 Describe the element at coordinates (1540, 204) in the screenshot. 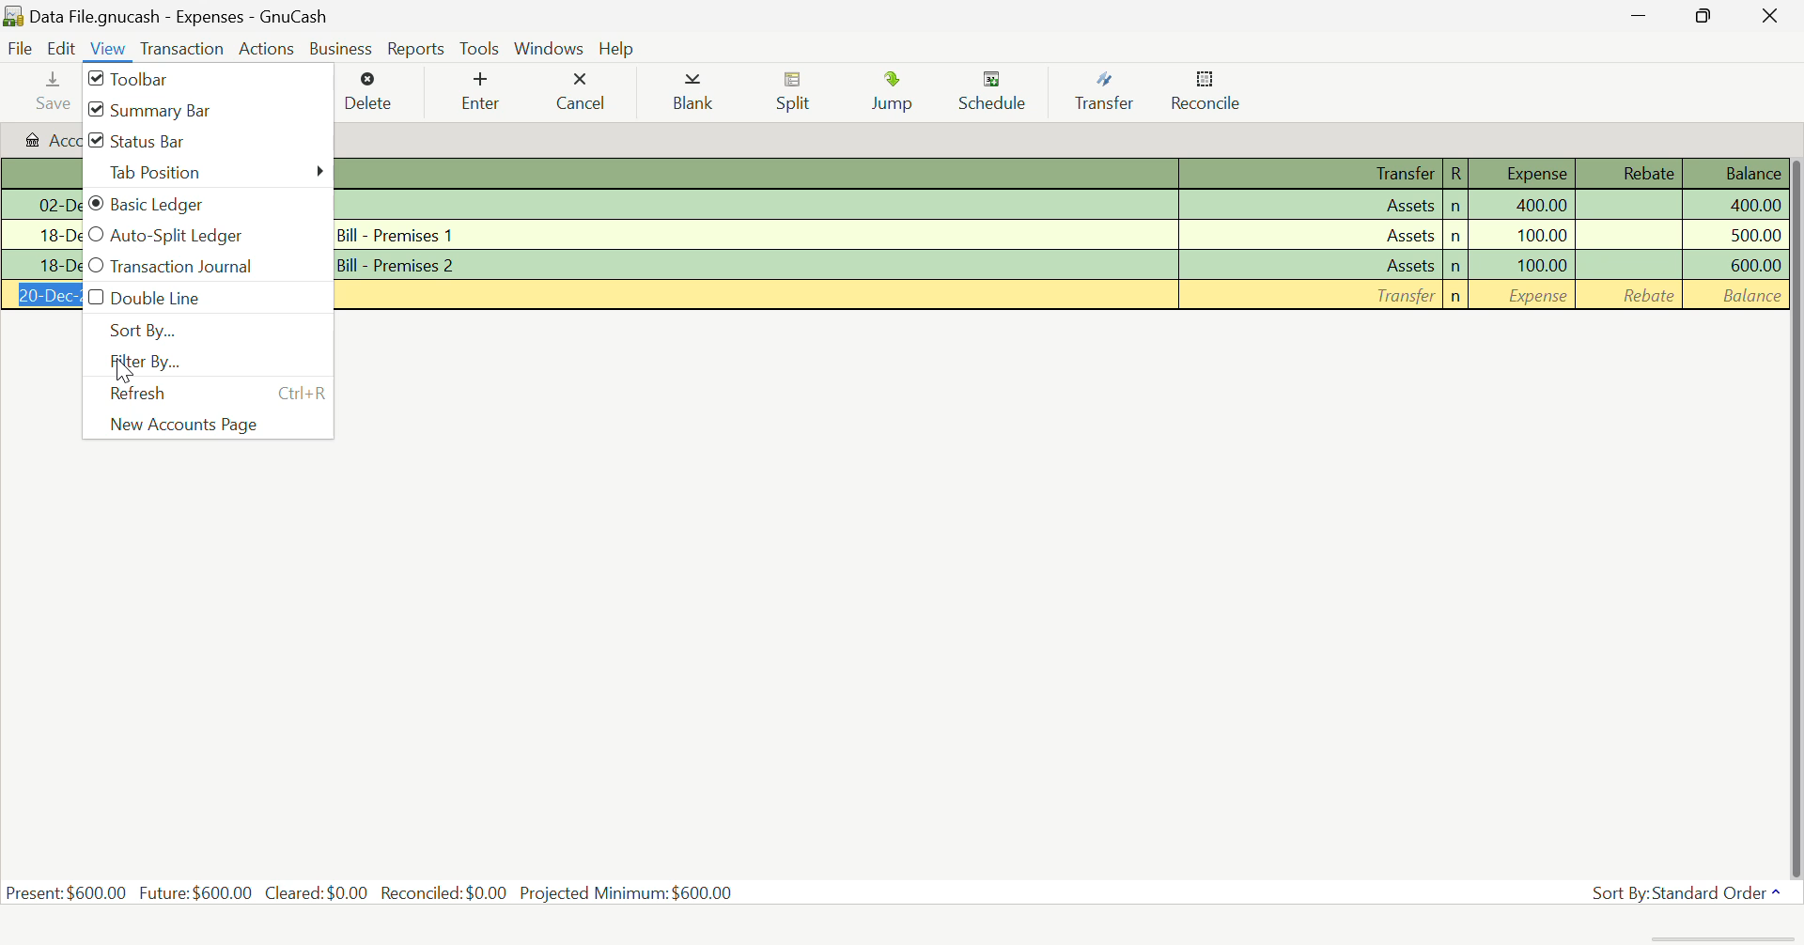

I see `Amount` at that location.